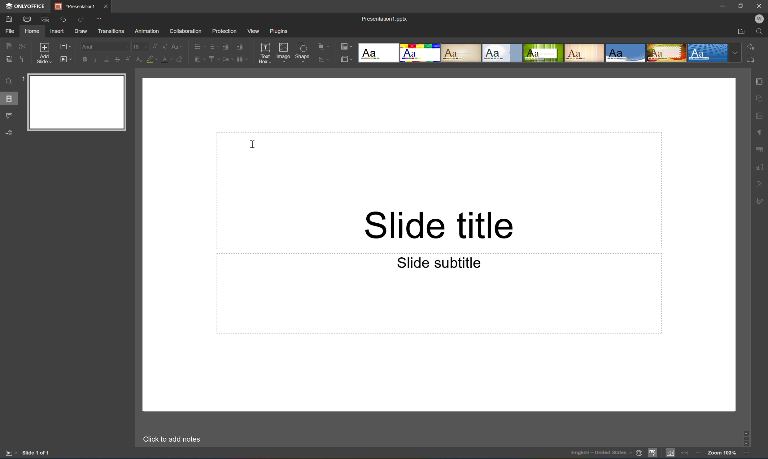 The image size is (768, 459). Describe the element at coordinates (187, 32) in the screenshot. I see `Collaboration` at that location.